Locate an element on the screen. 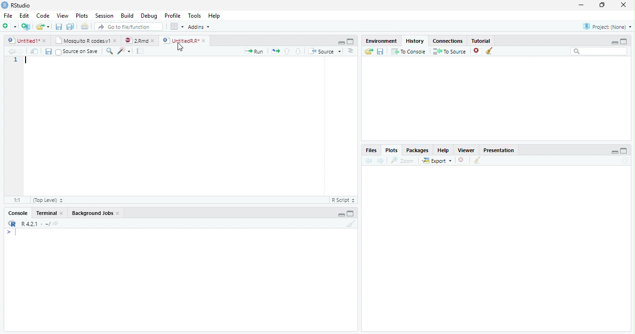  close is located at coordinates (44, 41).